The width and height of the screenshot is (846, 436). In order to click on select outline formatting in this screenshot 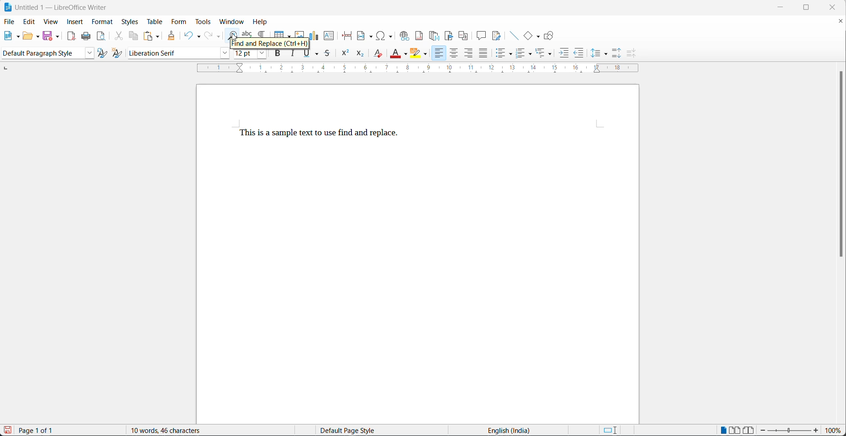, I will do `click(547, 53)`.